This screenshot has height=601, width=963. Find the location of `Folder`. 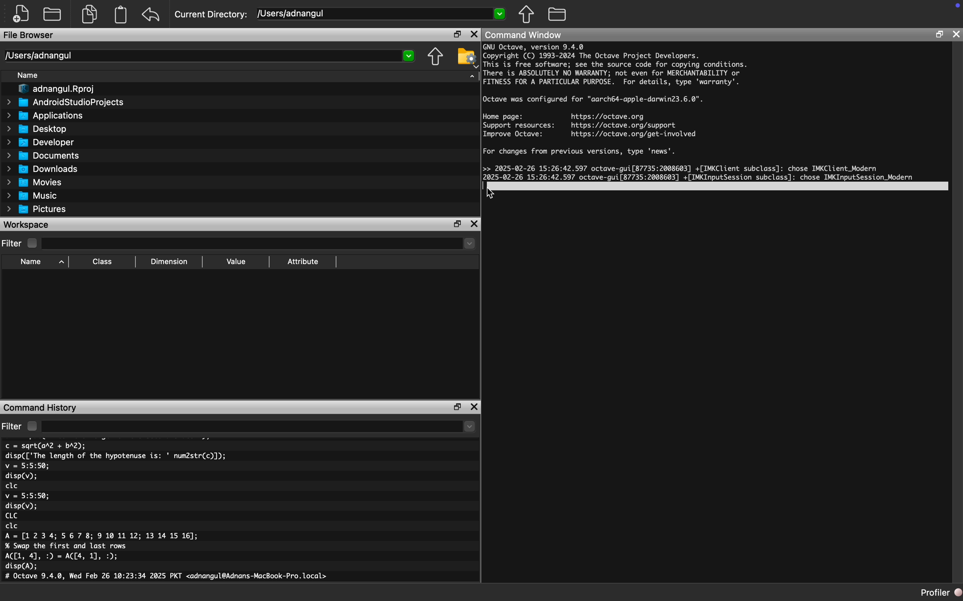

Folder is located at coordinates (53, 14).